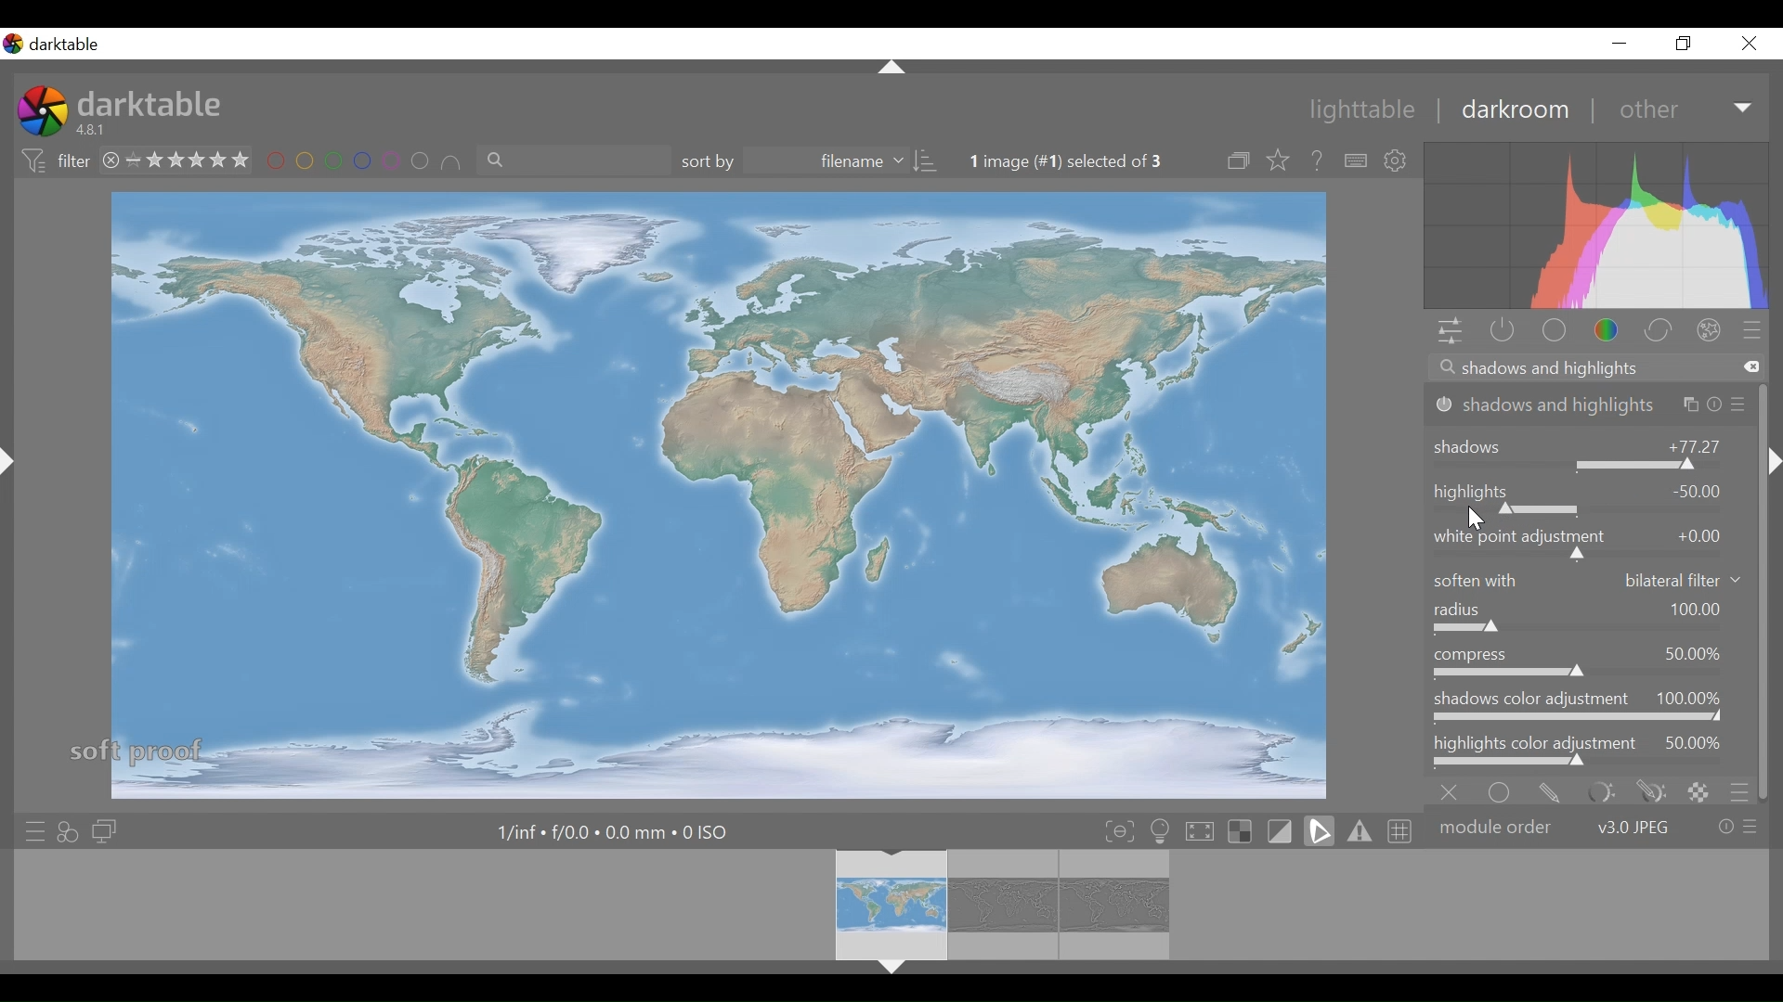 Image resolution: width=1783 pixels, height=1002 pixels. I want to click on color, so click(1607, 330).